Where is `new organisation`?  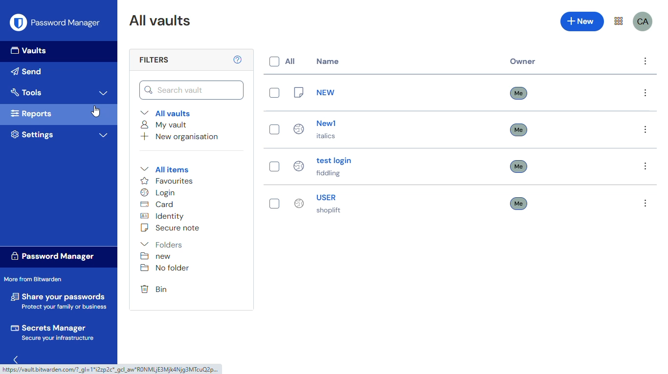
new organisation is located at coordinates (180, 137).